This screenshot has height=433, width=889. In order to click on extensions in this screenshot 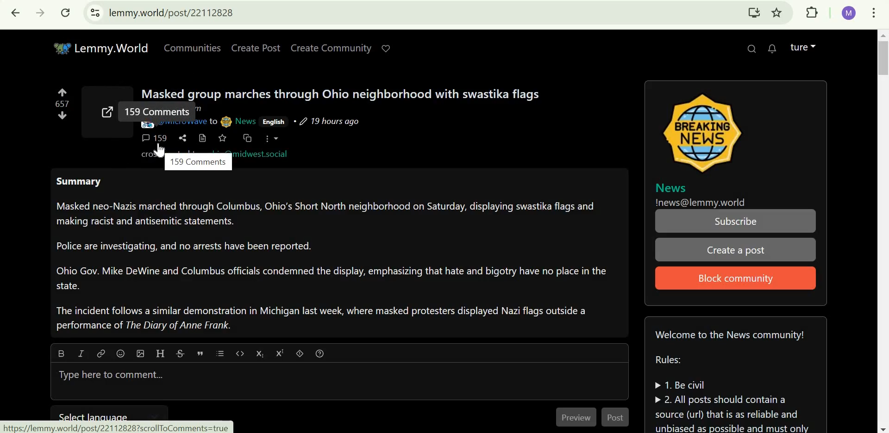, I will do `click(809, 12)`.